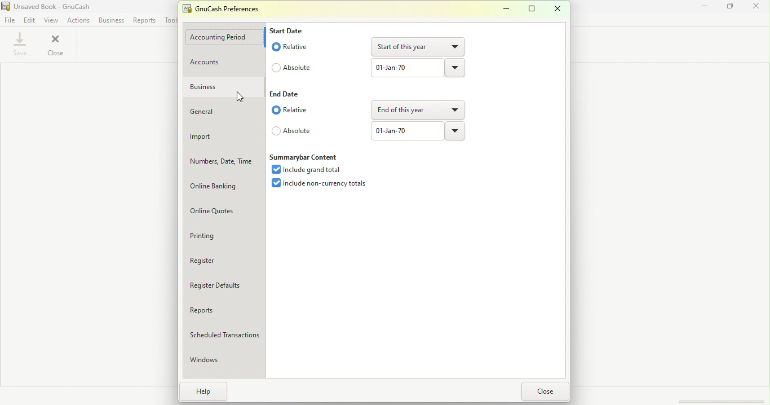  What do you see at coordinates (224, 87) in the screenshot?
I see `Business` at bounding box center [224, 87].